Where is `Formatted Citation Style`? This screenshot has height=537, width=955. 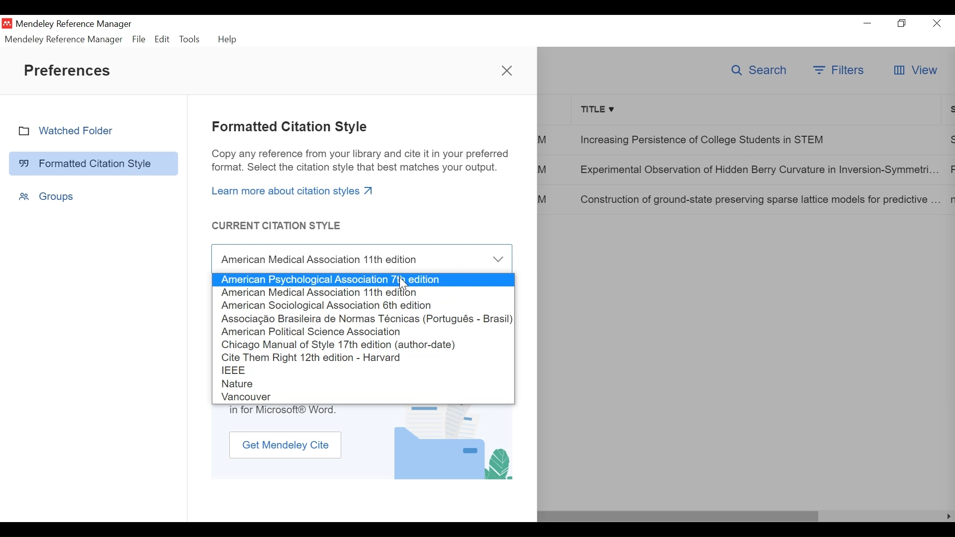
Formatted Citation Style is located at coordinates (94, 163).